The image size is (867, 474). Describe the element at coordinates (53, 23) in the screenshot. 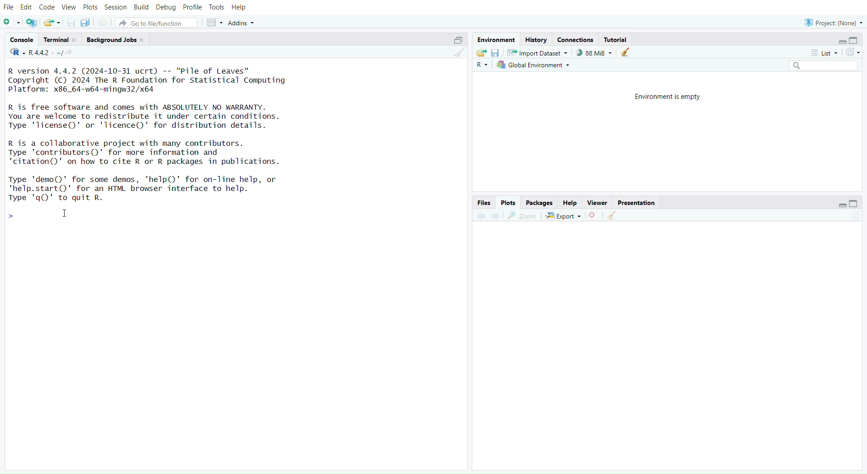

I see `open an existing file` at that location.